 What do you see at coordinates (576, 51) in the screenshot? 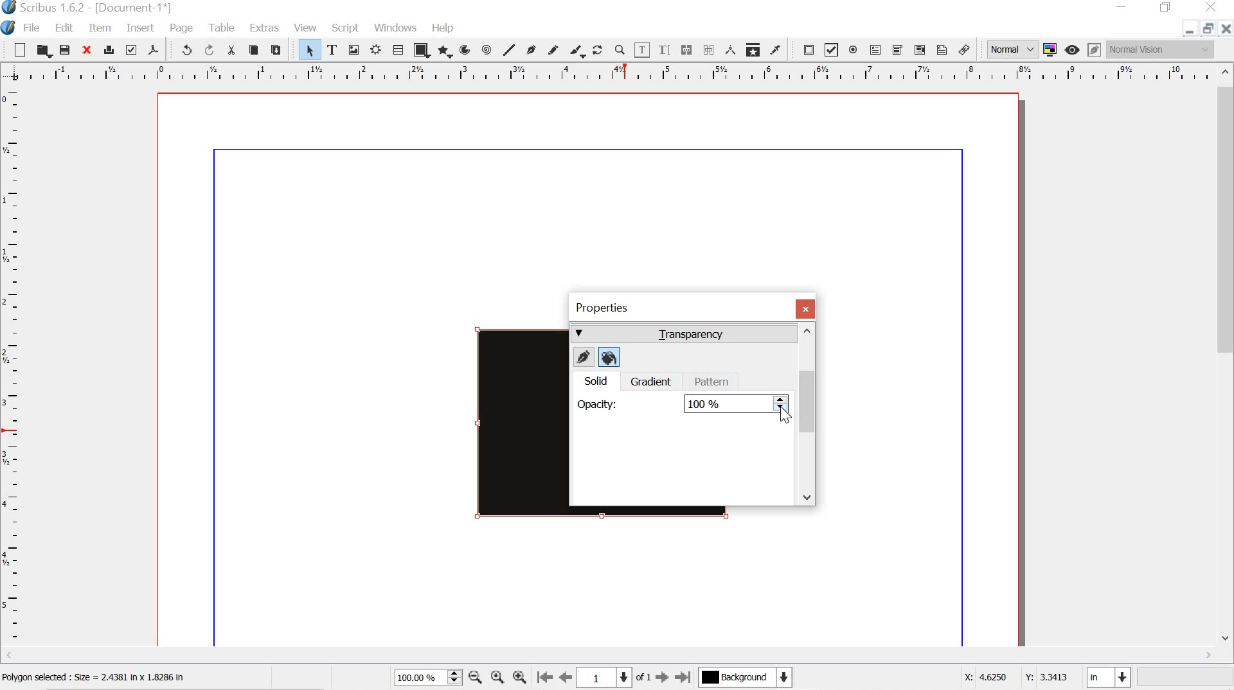
I see `calligraphic line` at bounding box center [576, 51].